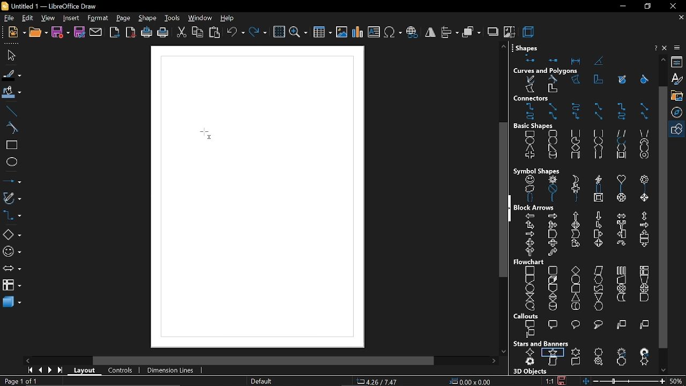 The height and width of the screenshot is (386, 686). Describe the element at coordinates (171, 18) in the screenshot. I see `tools` at that location.